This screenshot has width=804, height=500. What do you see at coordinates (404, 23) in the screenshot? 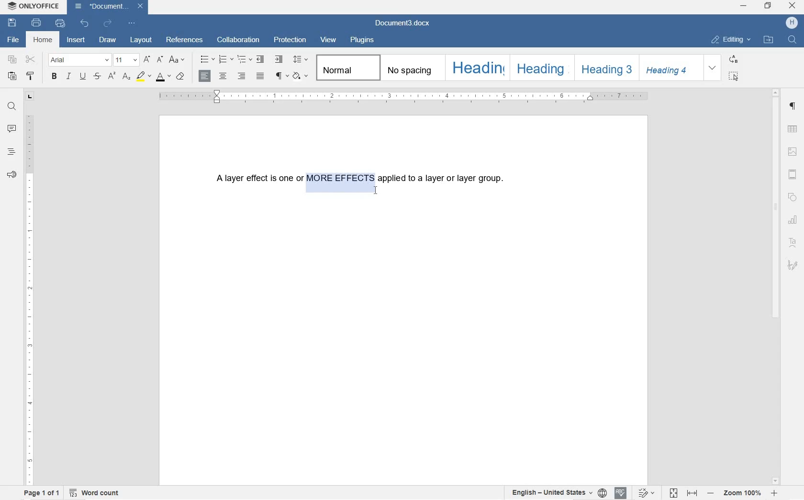
I see `document3.docx` at bounding box center [404, 23].